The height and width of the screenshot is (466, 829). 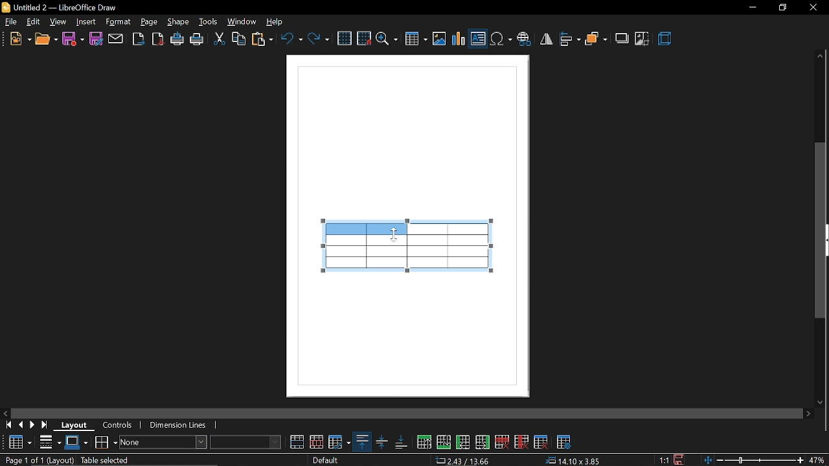 I want to click on insert, so click(x=87, y=22).